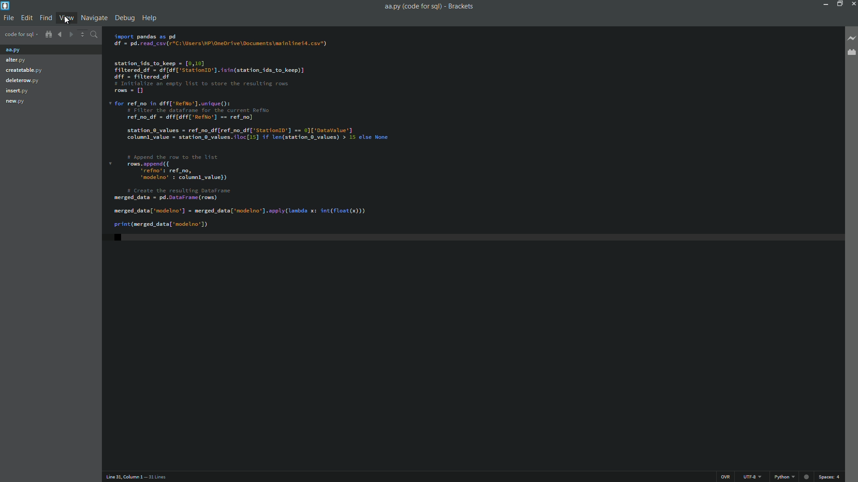  What do you see at coordinates (23, 80) in the screenshot?
I see `deleterow.py` at bounding box center [23, 80].